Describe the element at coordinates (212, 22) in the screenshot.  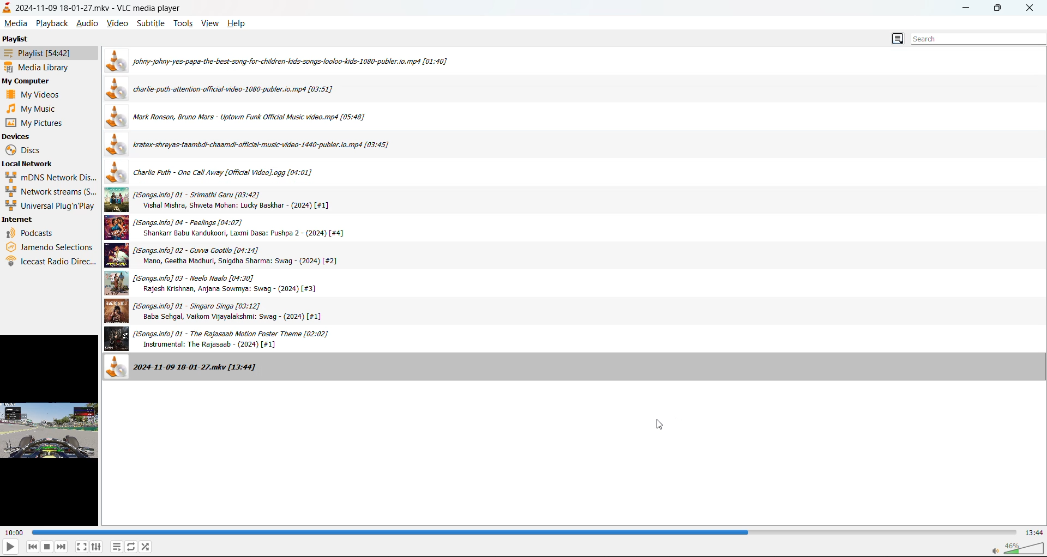
I see `view` at that location.